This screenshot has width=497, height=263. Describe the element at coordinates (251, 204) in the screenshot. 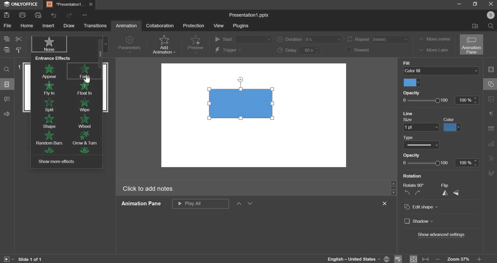

I see `down` at that location.